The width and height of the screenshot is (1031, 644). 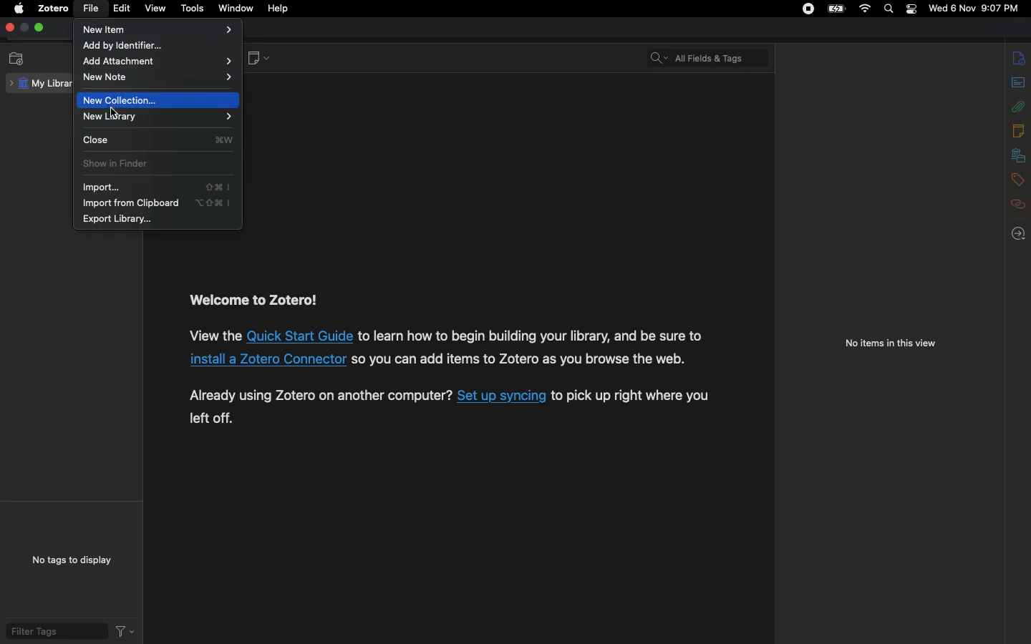 I want to click on Attachments, so click(x=1019, y=104).